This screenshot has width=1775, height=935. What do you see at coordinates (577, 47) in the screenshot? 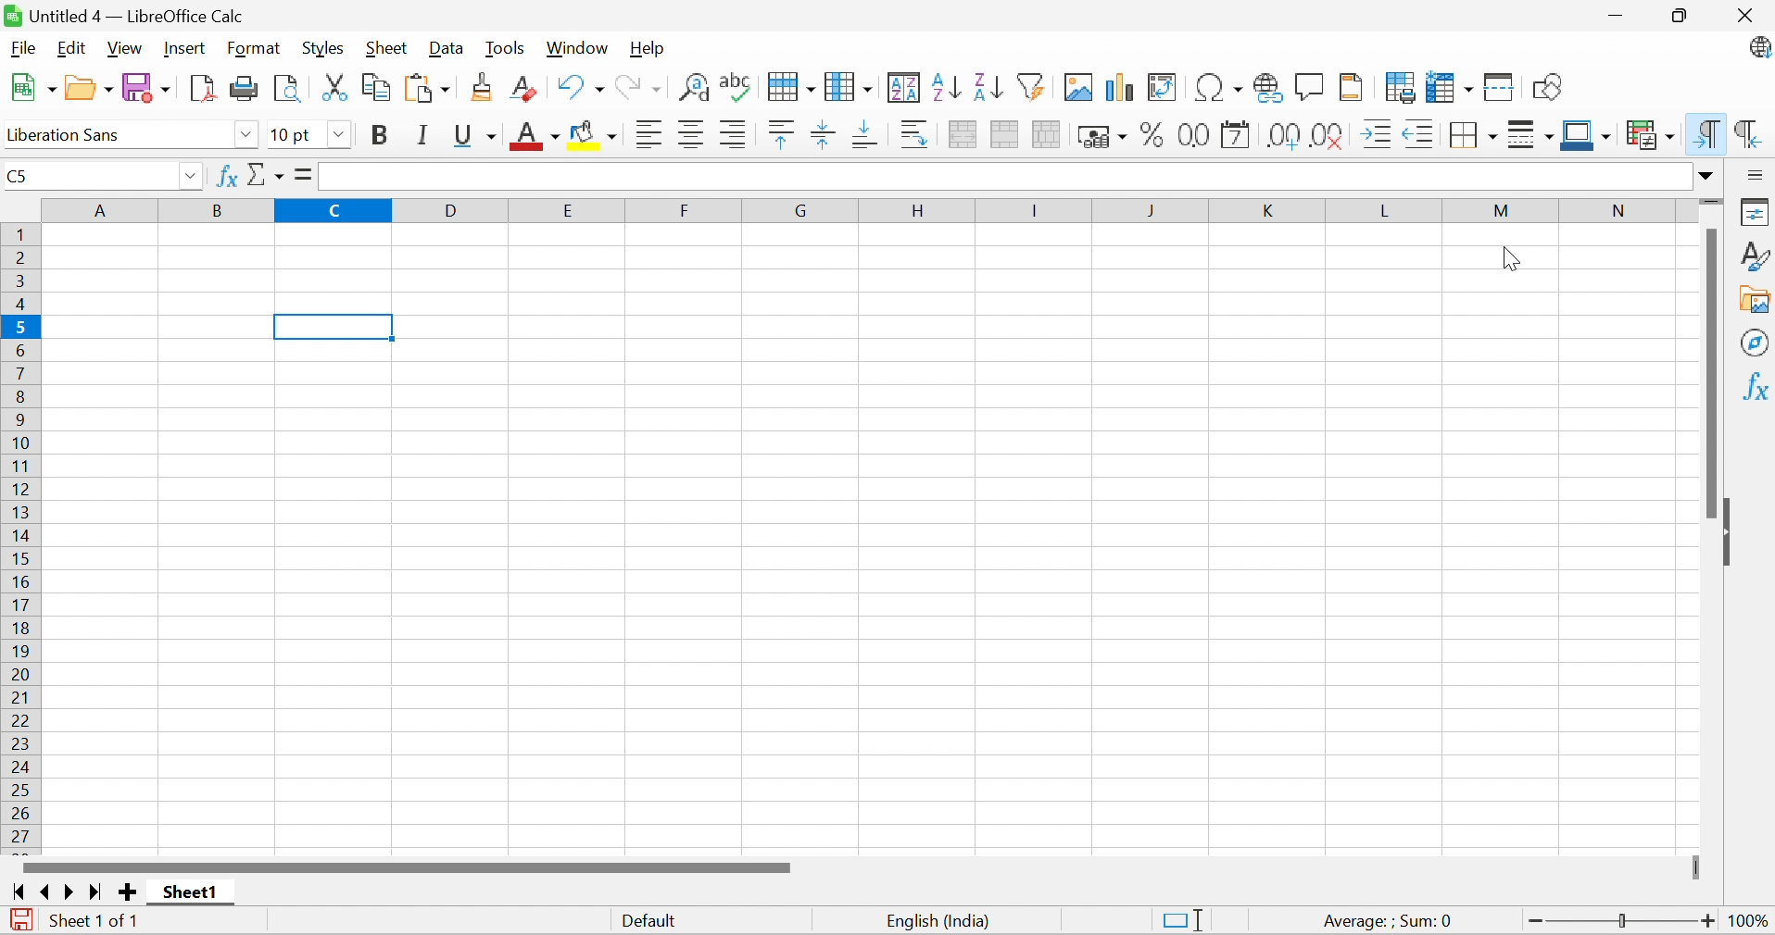
I see `Window` at bounding box center [577, 47].